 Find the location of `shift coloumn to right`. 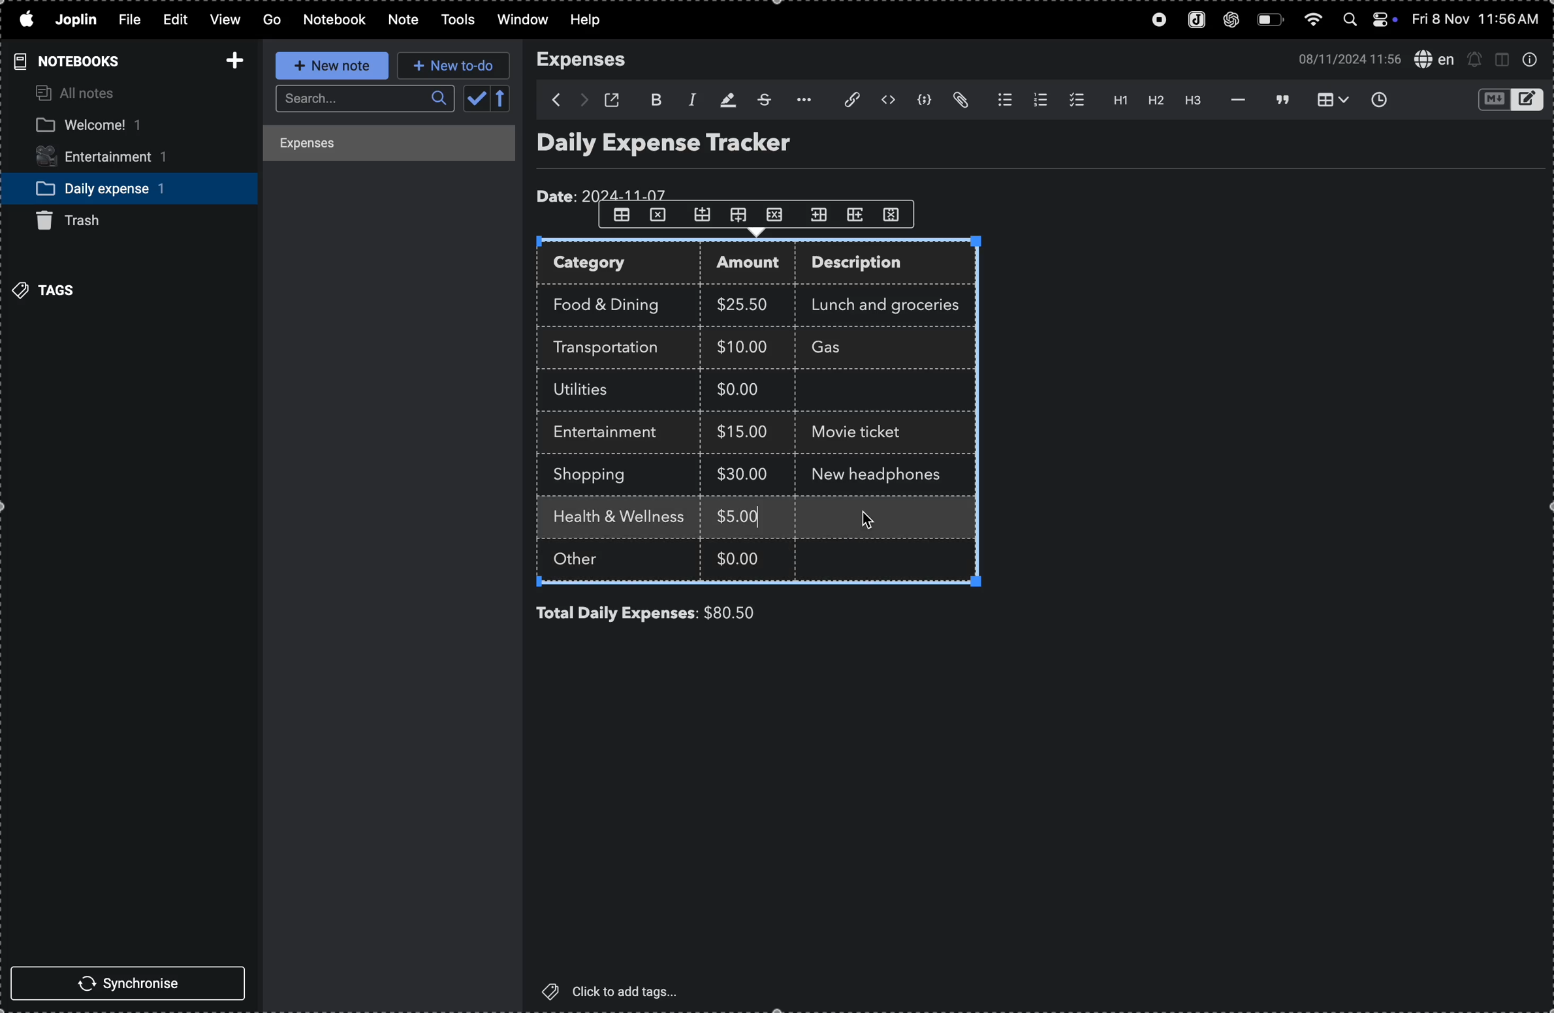

shift coloumn to right is located at coordinates (819, 214).